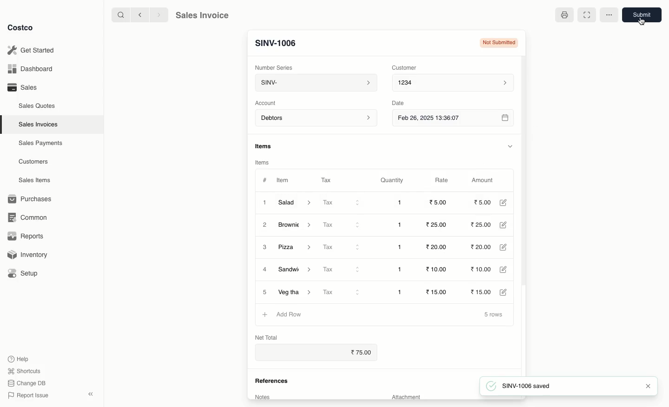 The width and height of the screenshot is (669, 407). What do you see at coordinates (295, 225) in the screenshot?
I see `Brownie` at bounding box center [295, 225].